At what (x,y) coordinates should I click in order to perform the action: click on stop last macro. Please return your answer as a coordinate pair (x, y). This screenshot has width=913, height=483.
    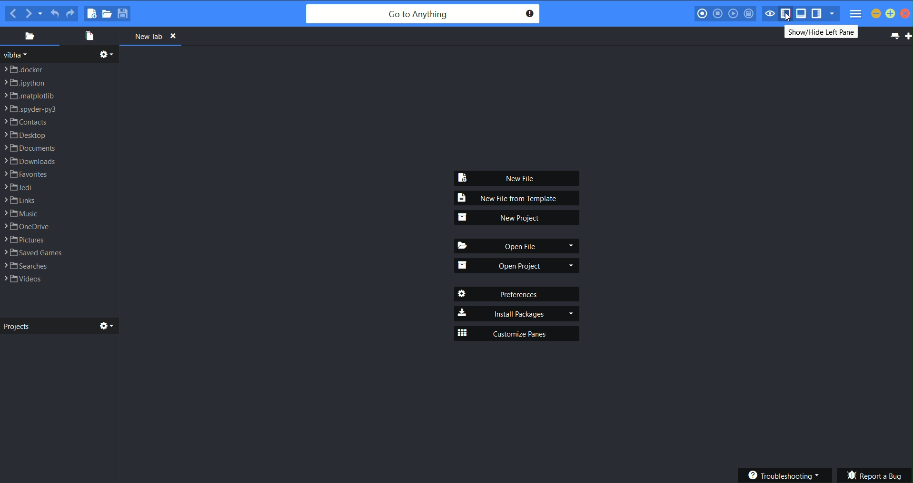
    Looking at the image, I should click on (718, 13).